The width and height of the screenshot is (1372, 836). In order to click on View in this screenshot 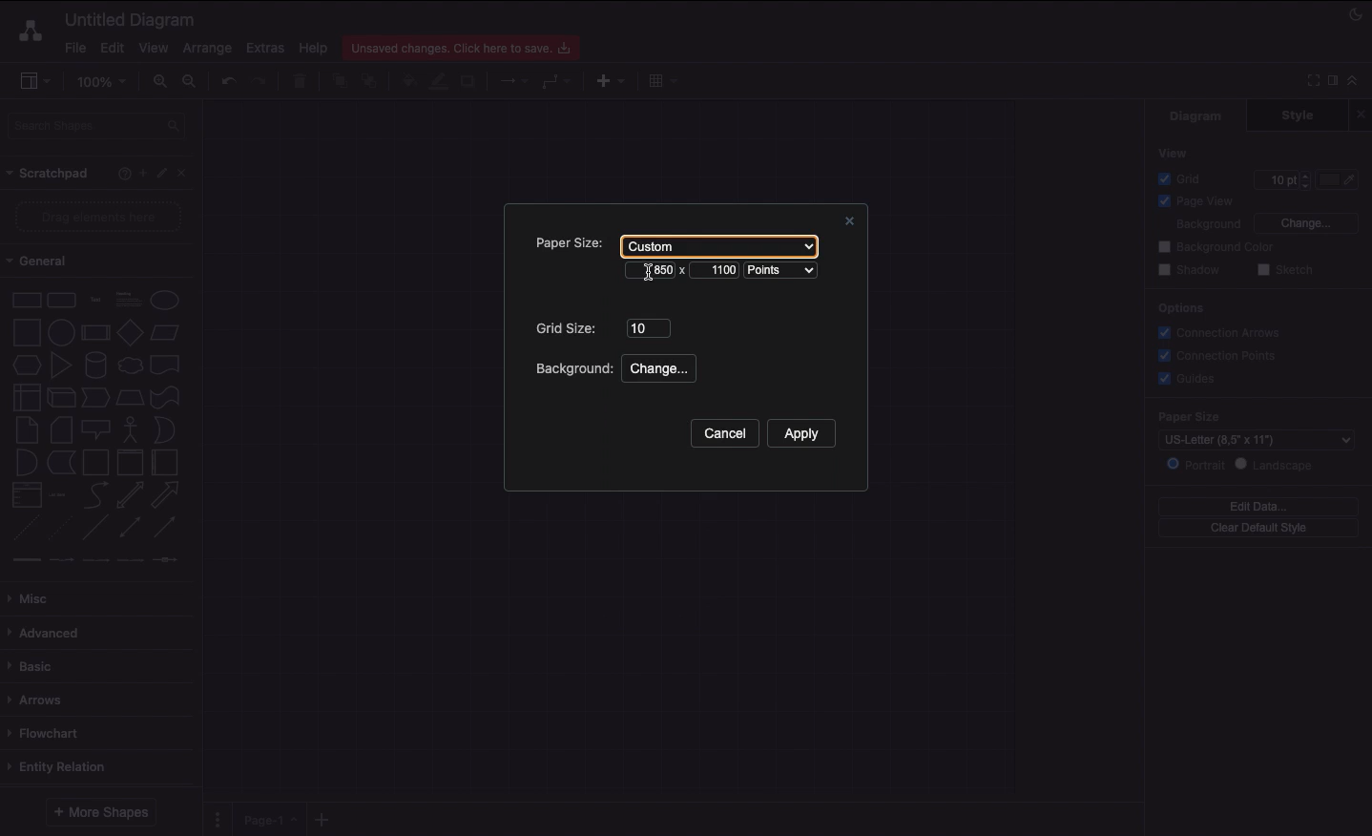, I will do `click(1175, 152)`.